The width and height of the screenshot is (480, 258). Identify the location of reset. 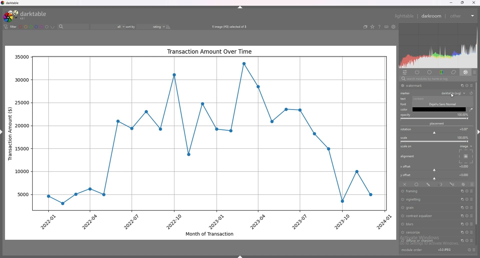
(471, 93).